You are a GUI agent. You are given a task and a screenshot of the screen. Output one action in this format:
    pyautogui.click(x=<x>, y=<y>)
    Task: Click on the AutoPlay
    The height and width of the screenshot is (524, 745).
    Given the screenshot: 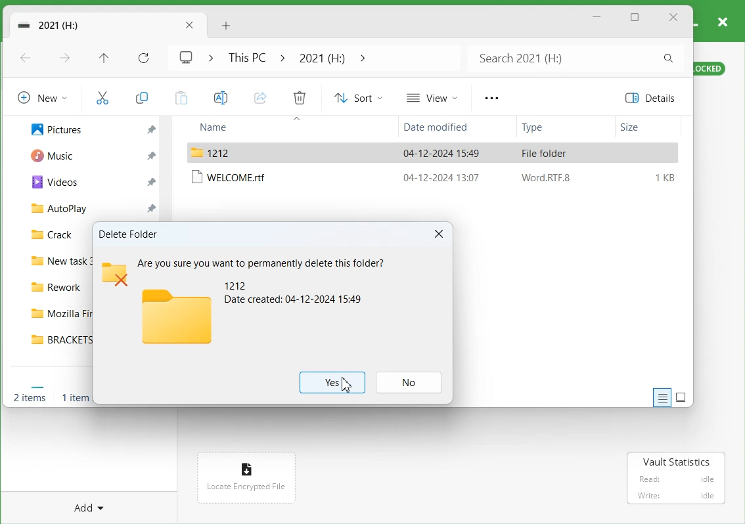 What is the action you would take?
    pyautogui.click(x=64, y=207)
    